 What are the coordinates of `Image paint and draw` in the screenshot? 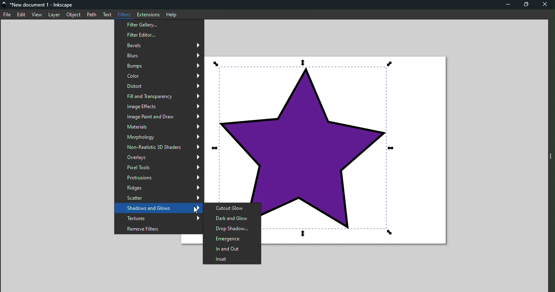 It's located at (160, 118).